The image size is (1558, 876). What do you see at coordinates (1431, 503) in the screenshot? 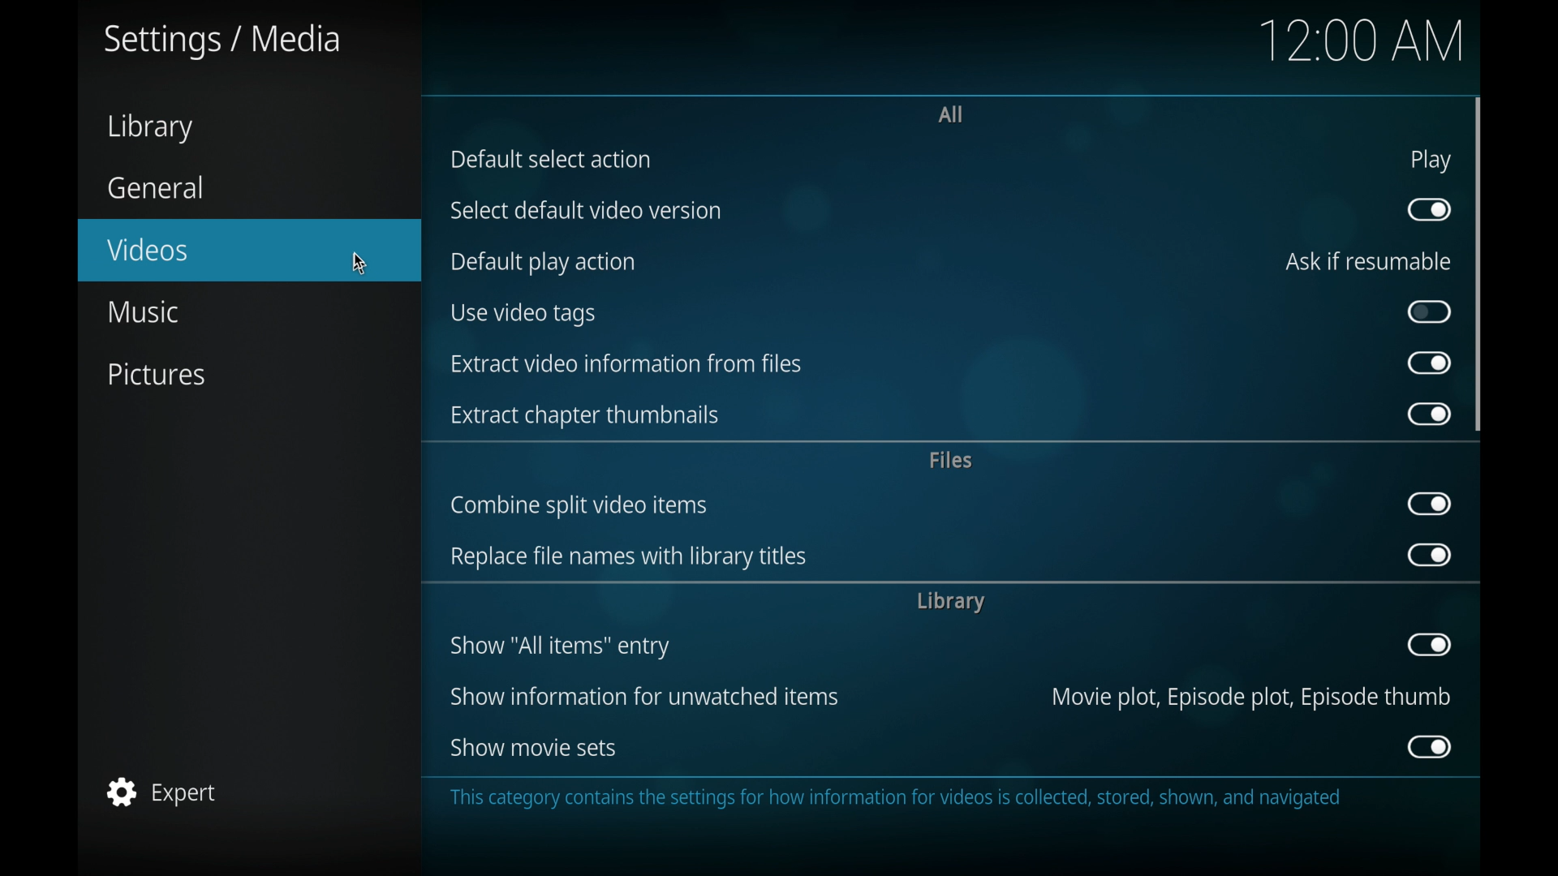
I see `toggle button` at bounding box center [1431, 503].